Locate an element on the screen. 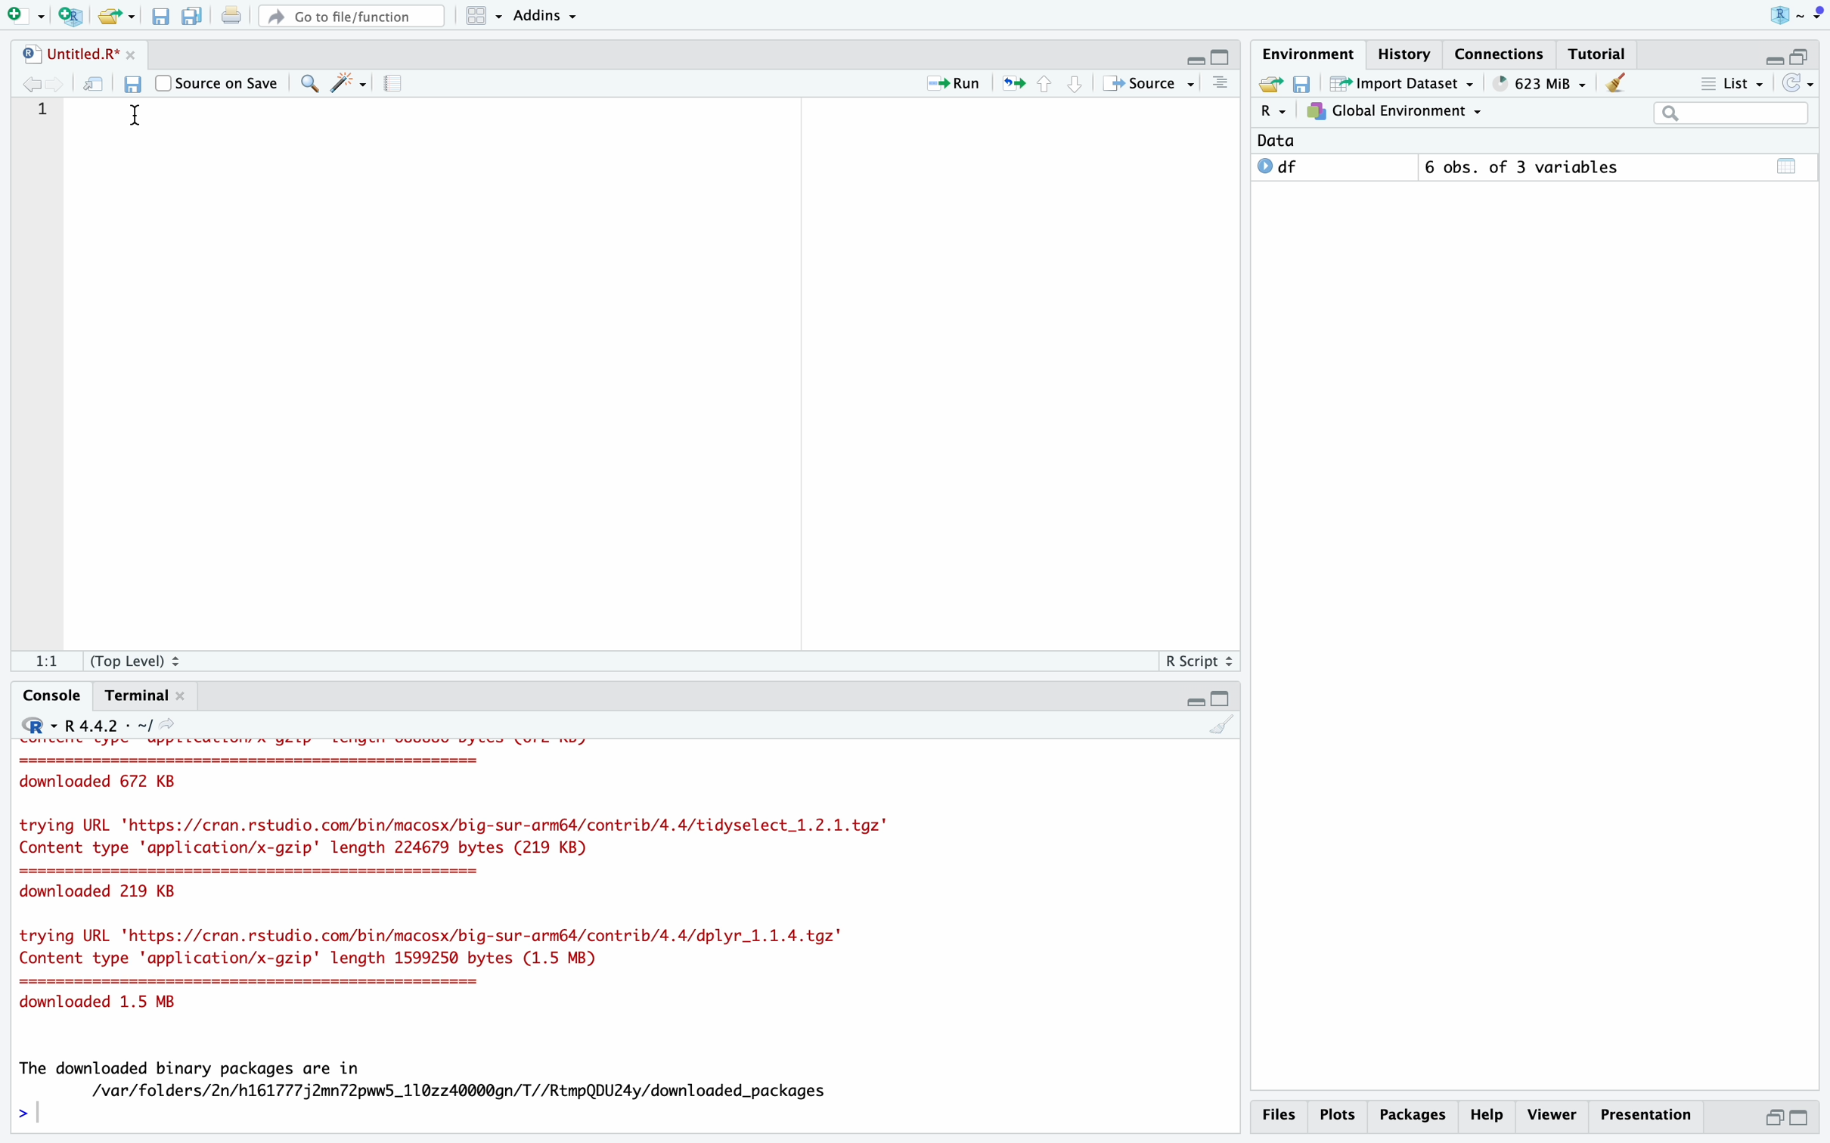 This screenshot has width=1830, height=1143. Save is located at coordinates (1307, 82).